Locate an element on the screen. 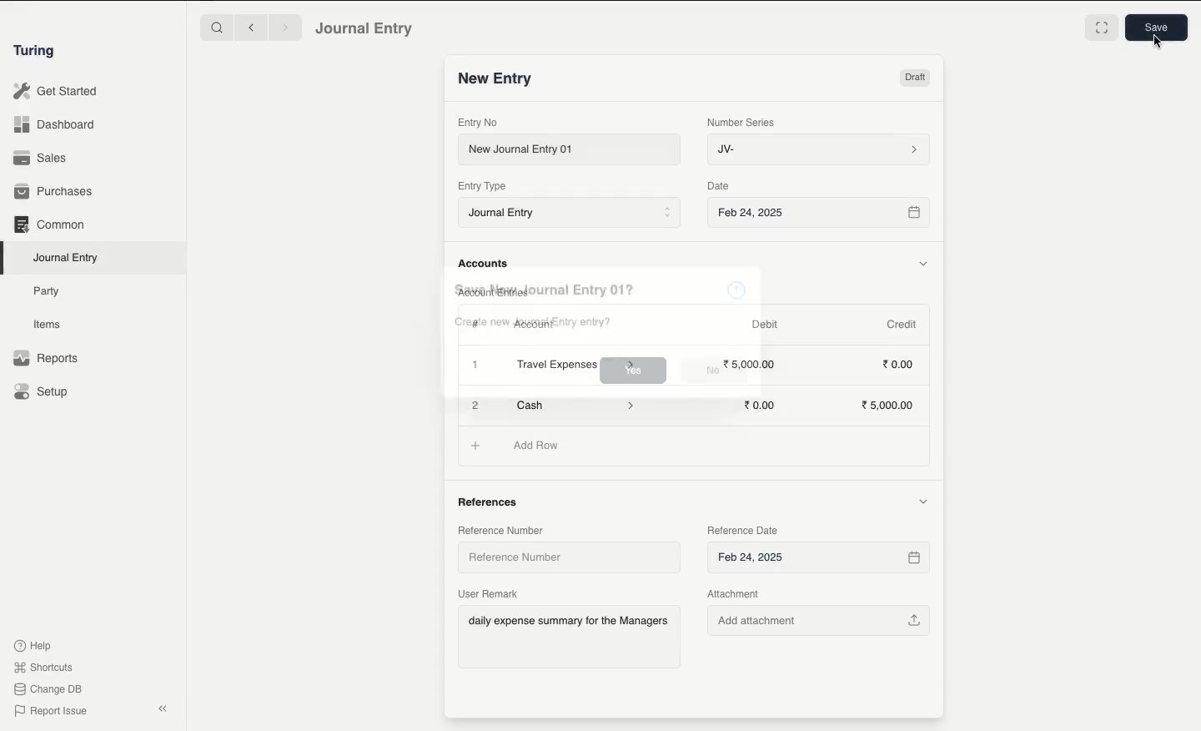  Sales is located at coordinates (43, 158).